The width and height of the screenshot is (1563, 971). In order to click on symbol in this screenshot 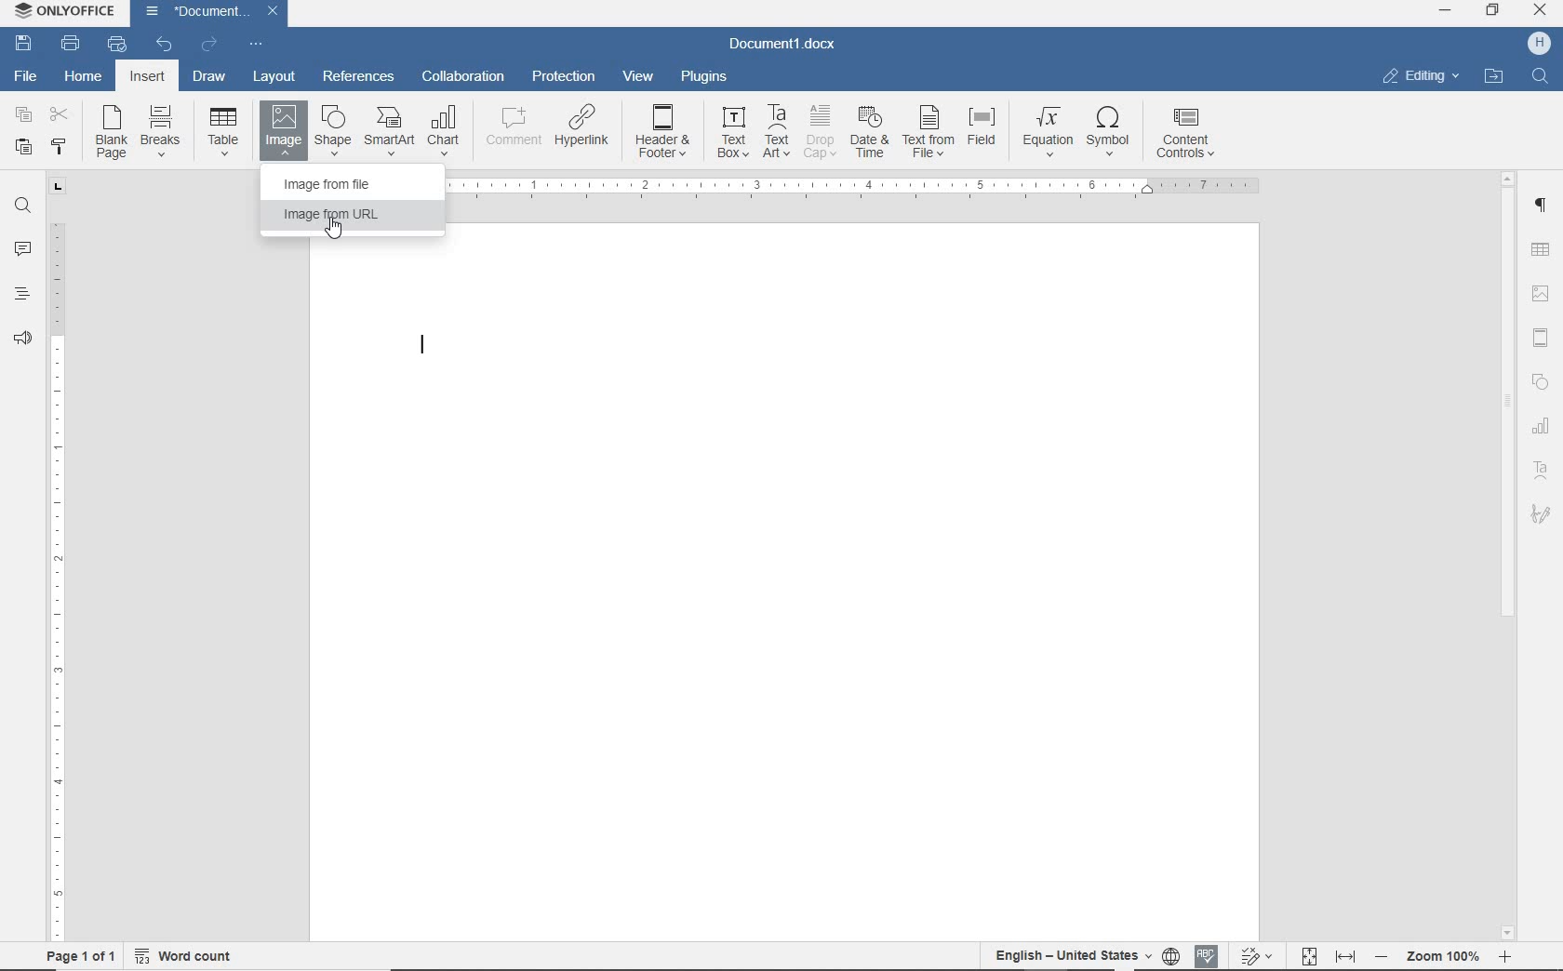, I will do `click(1111, 131)`.